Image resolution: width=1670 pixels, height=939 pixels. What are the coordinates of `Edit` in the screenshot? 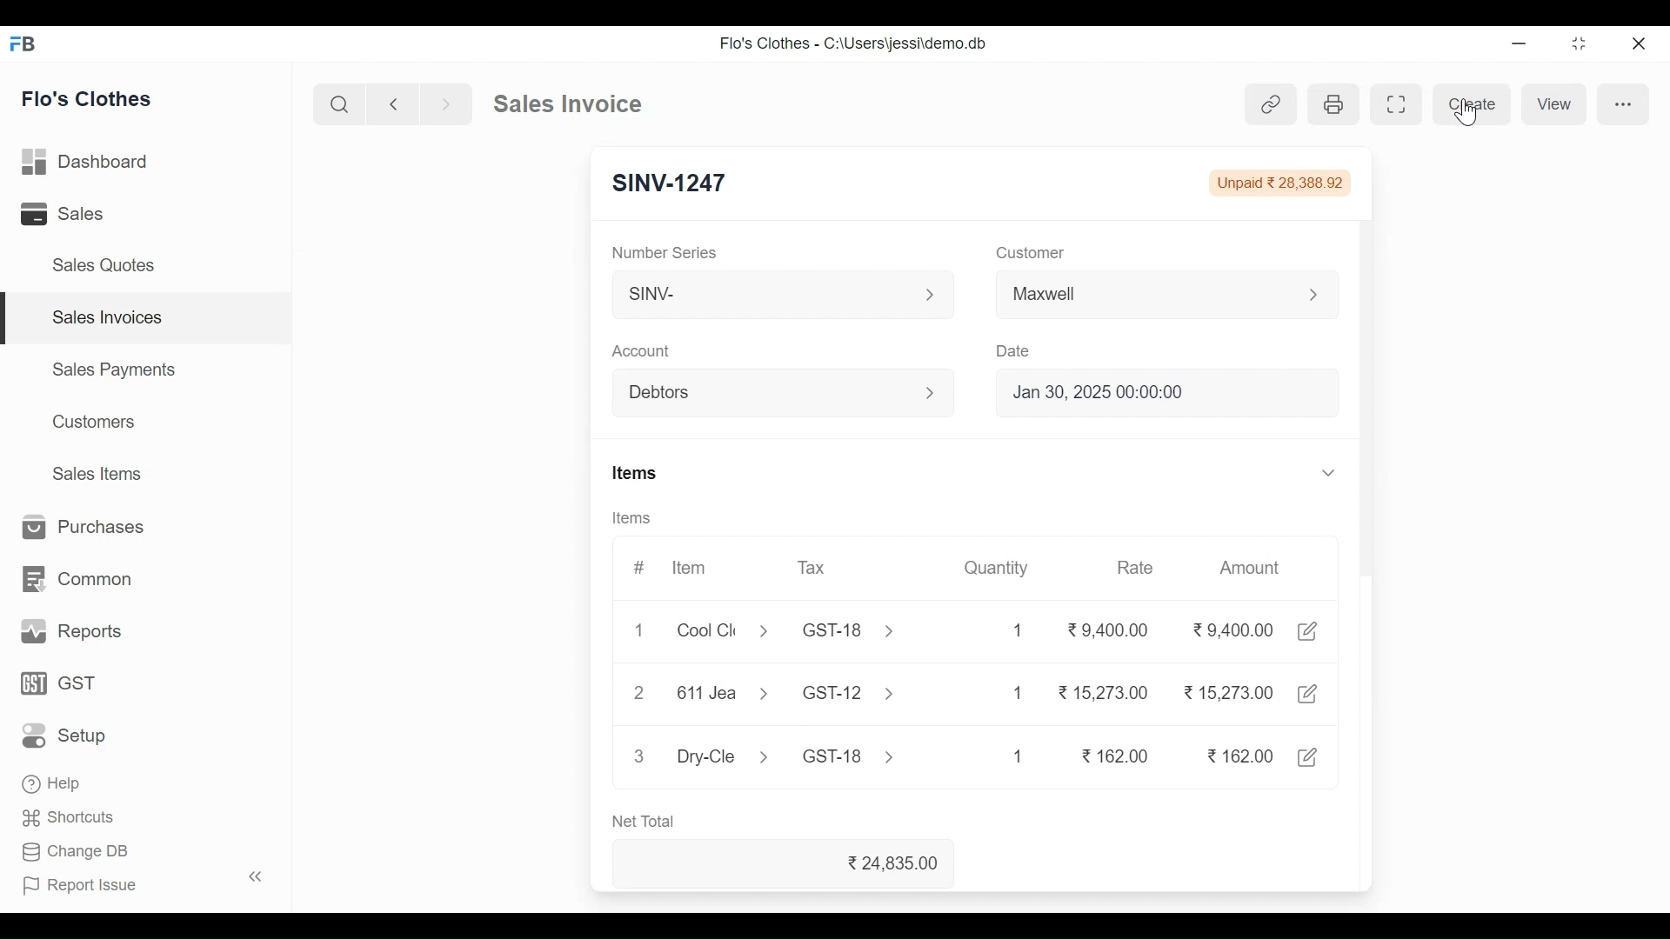 It's located at (1311, 756).